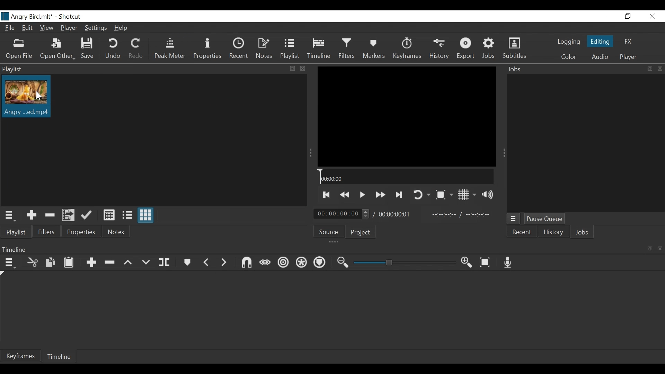 The height and width of the screenshot is (374, 665). I want to click on Save, so click(87, 48).